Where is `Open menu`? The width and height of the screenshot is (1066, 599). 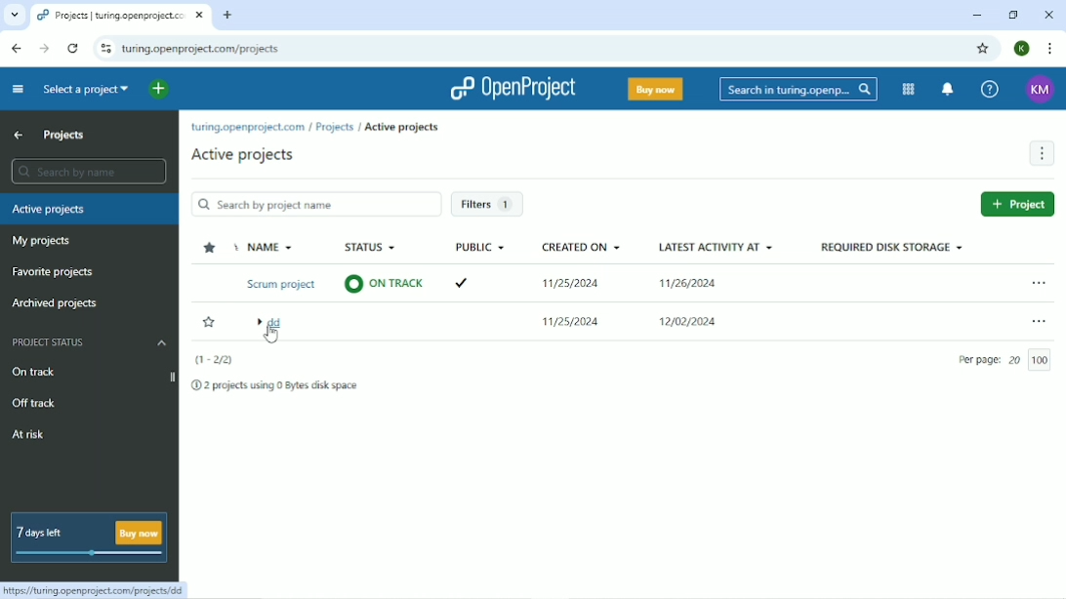 Open menu is located at coordinates (1038, 285).